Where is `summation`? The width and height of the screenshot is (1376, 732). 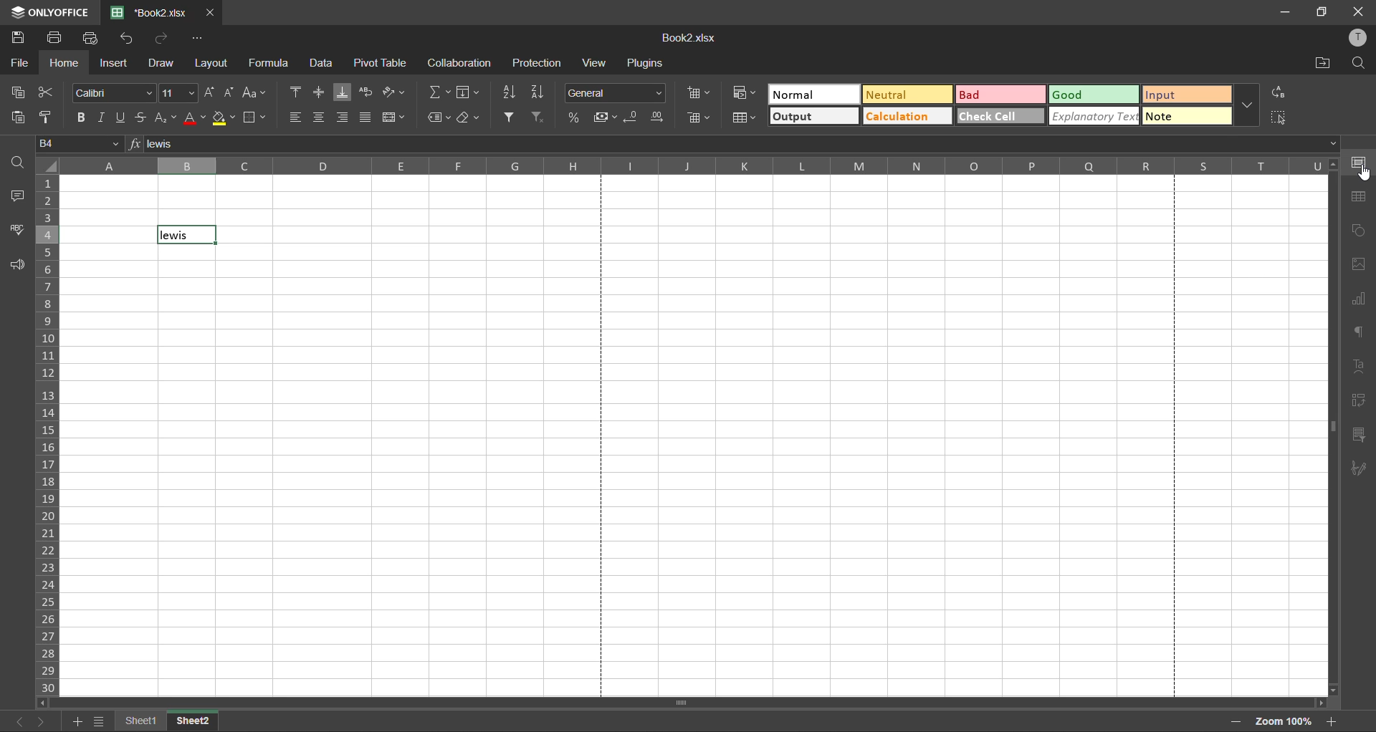
summation is located at coordinates (438, 93).